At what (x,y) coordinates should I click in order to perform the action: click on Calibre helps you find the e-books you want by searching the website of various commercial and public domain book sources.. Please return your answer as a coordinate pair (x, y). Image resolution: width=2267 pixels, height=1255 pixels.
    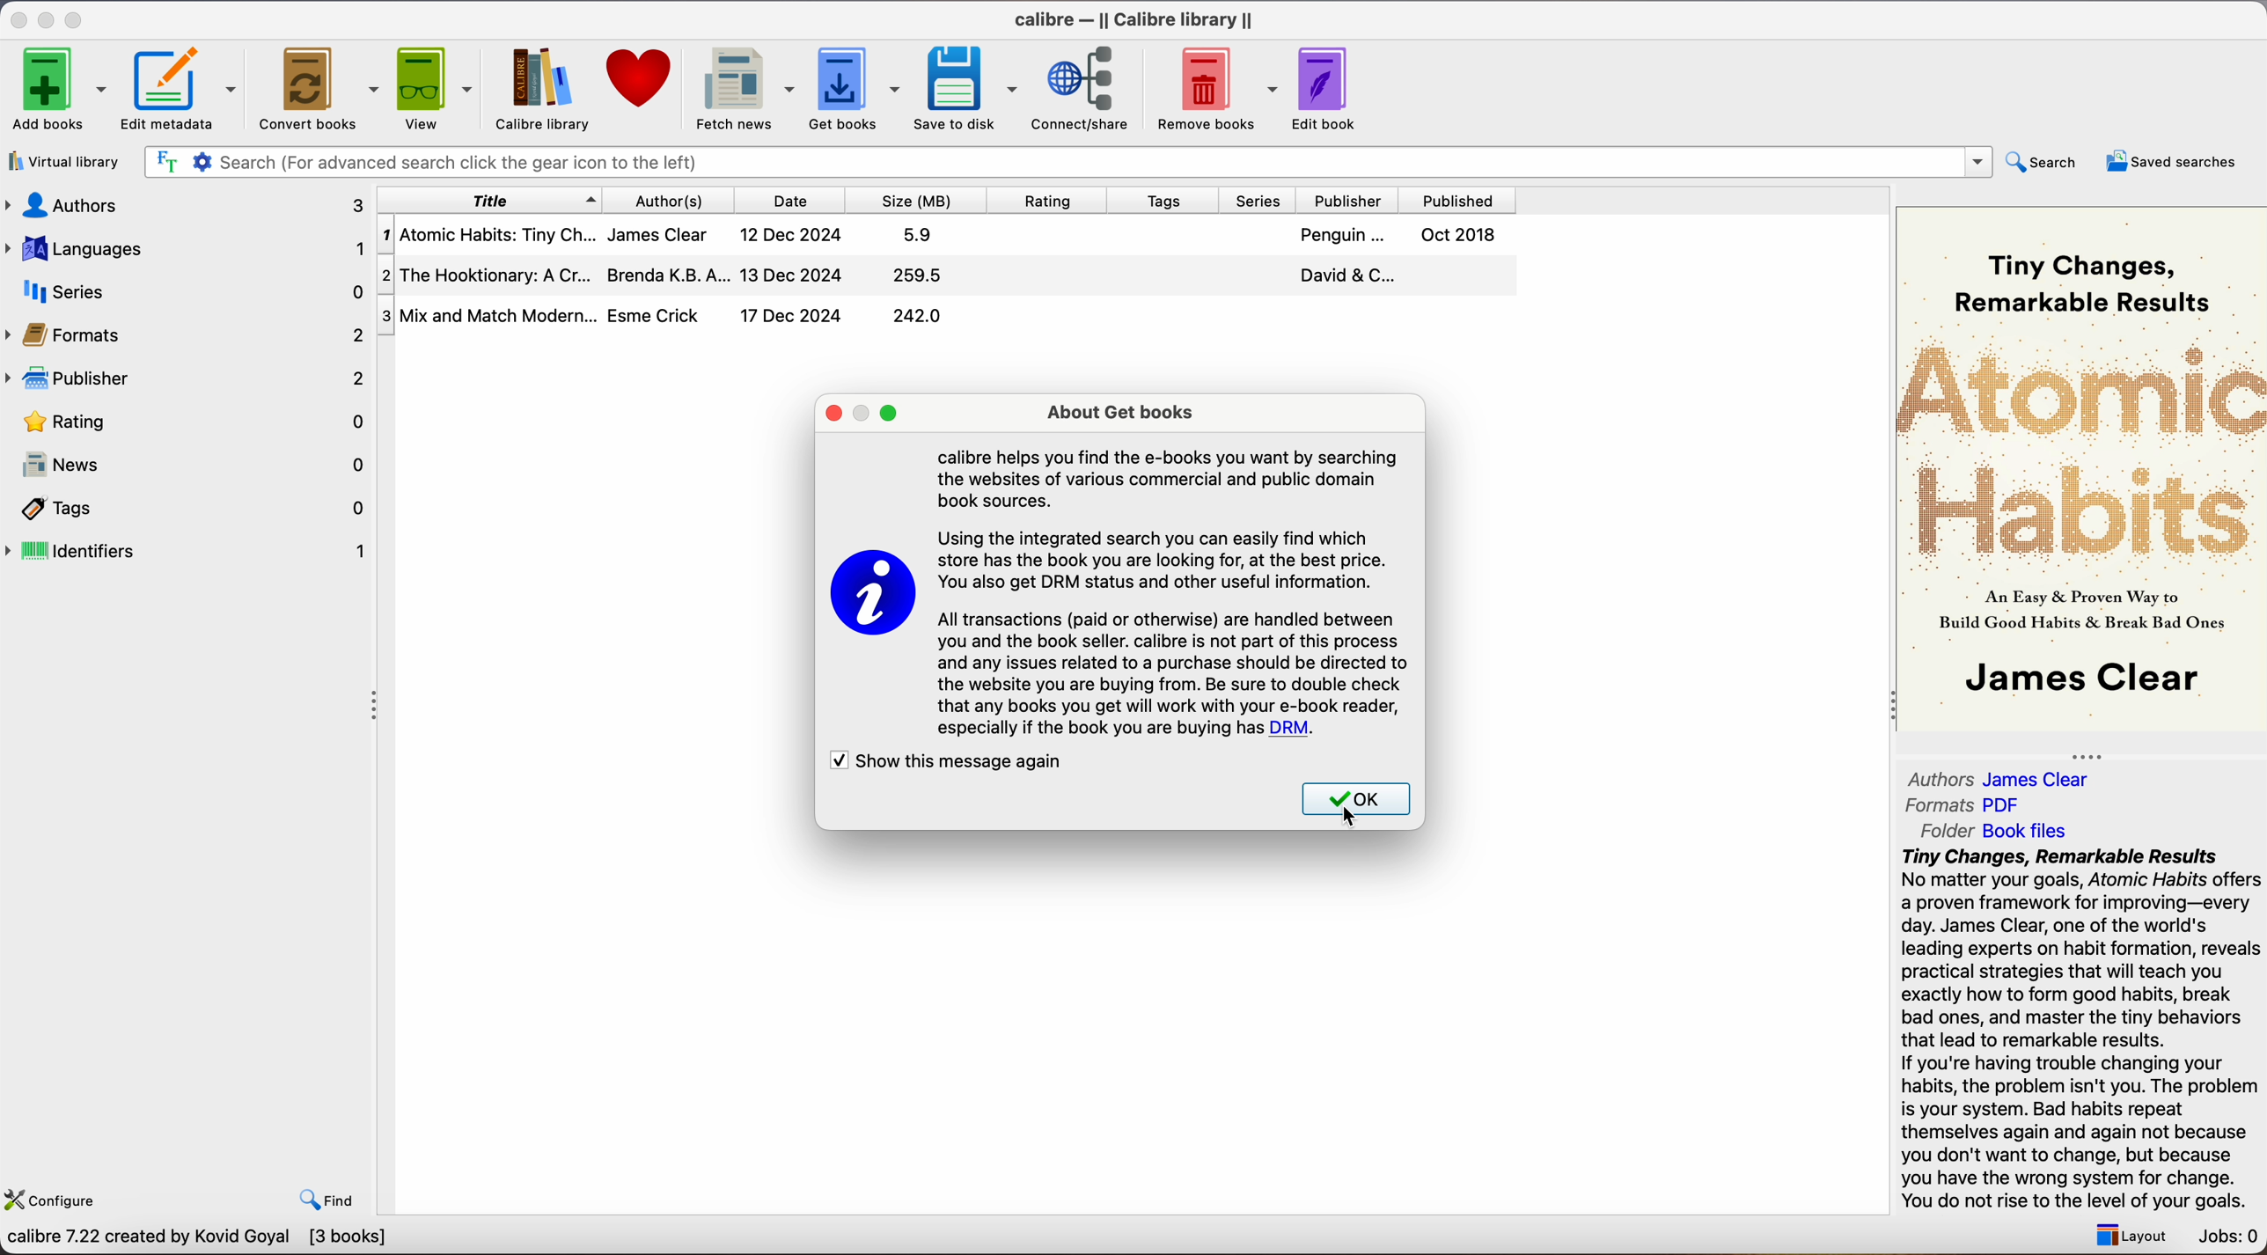
    Looking at the image, I should click on (1169, 477).